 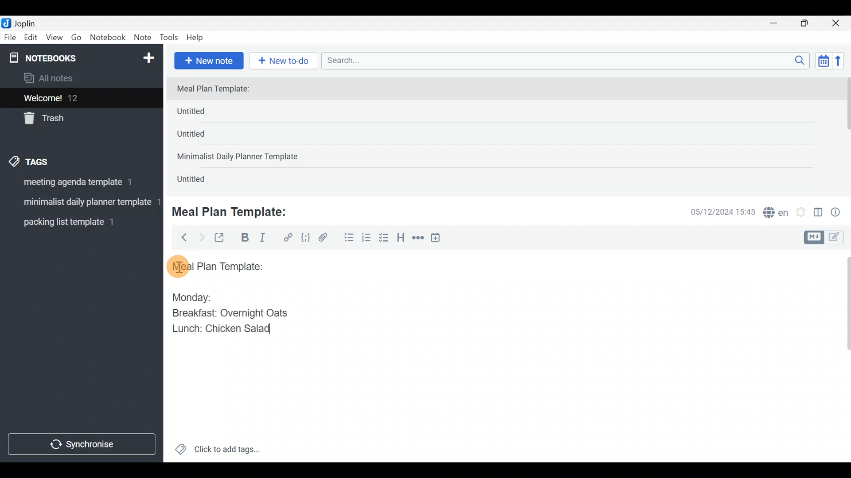 I want to click on Attach file, so click(x=326, y=239).